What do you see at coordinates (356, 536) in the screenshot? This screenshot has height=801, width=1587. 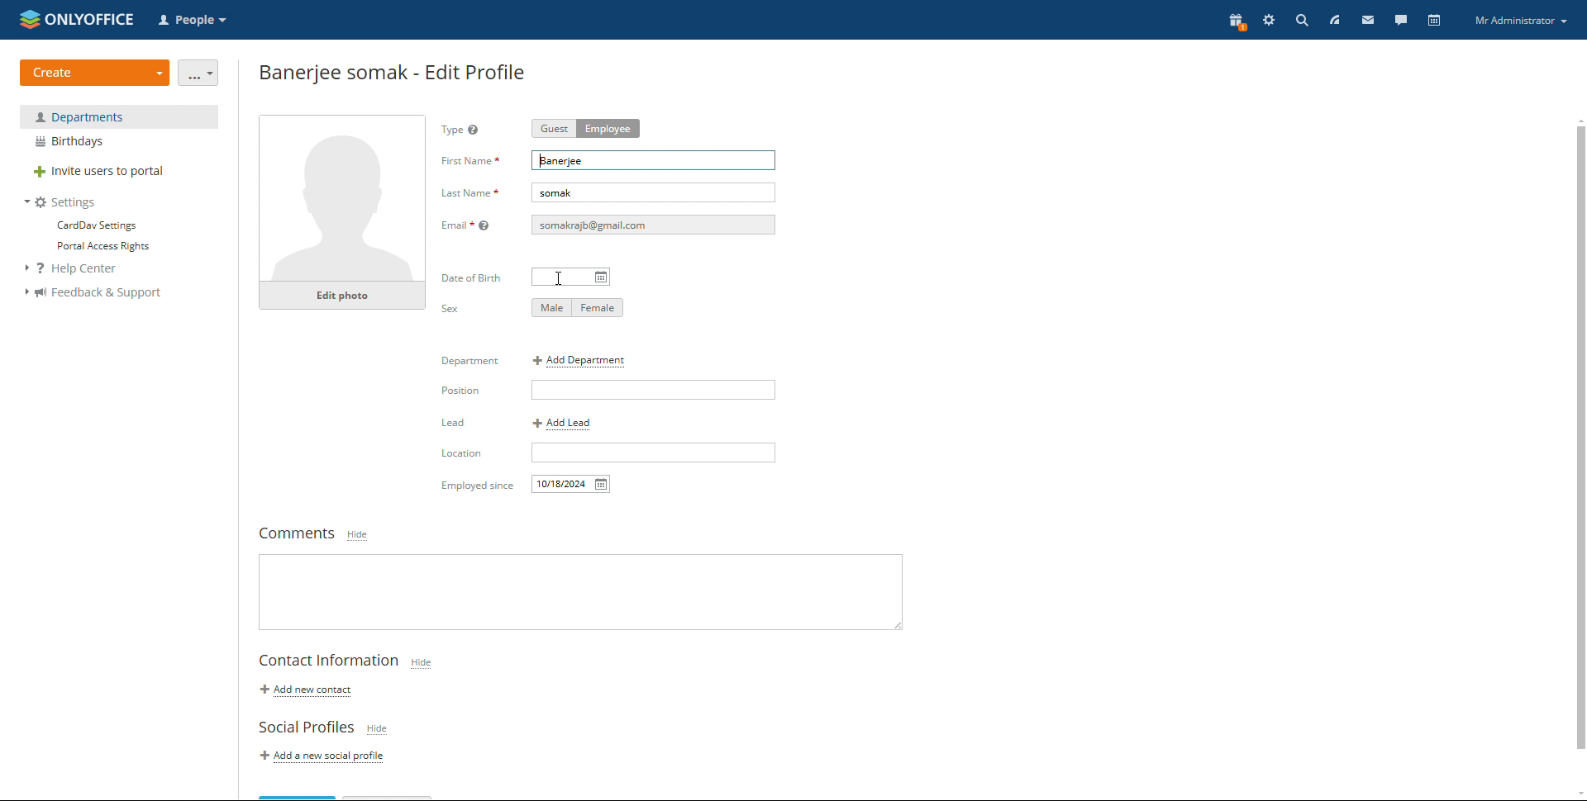 I see `hide` at bounding box center [356, 536].